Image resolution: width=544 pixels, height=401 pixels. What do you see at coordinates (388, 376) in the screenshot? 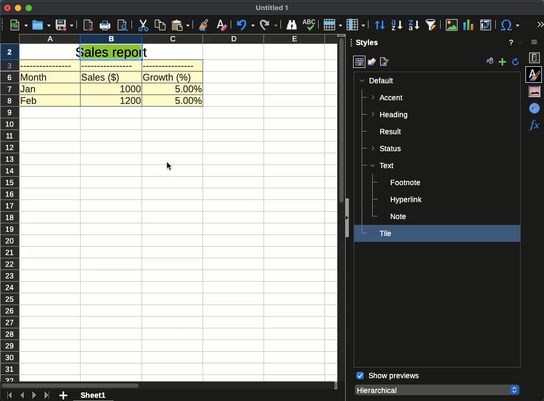
I see `show previews` at bounding box center [388, 376].